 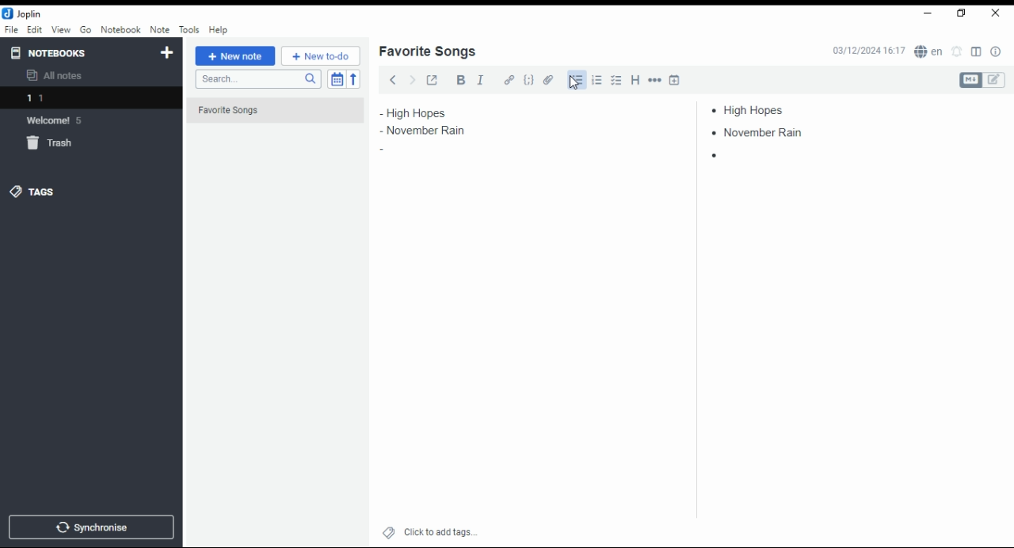 What do you see at coordinates (765, 131) in the screenshot?
I see `november rain` at bounding box center [765, 131].